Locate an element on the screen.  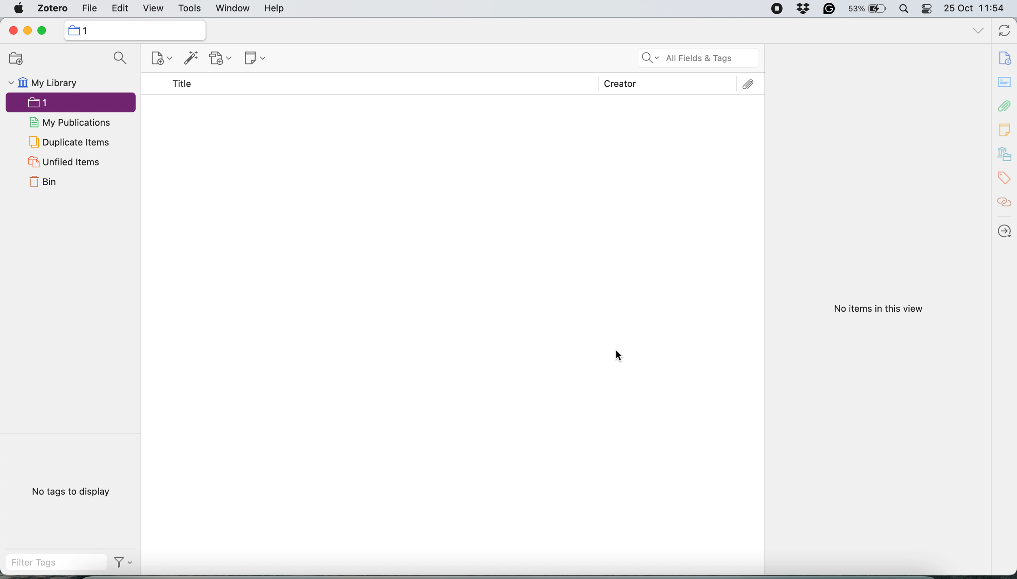
document is located at coordinates (1007, 58).